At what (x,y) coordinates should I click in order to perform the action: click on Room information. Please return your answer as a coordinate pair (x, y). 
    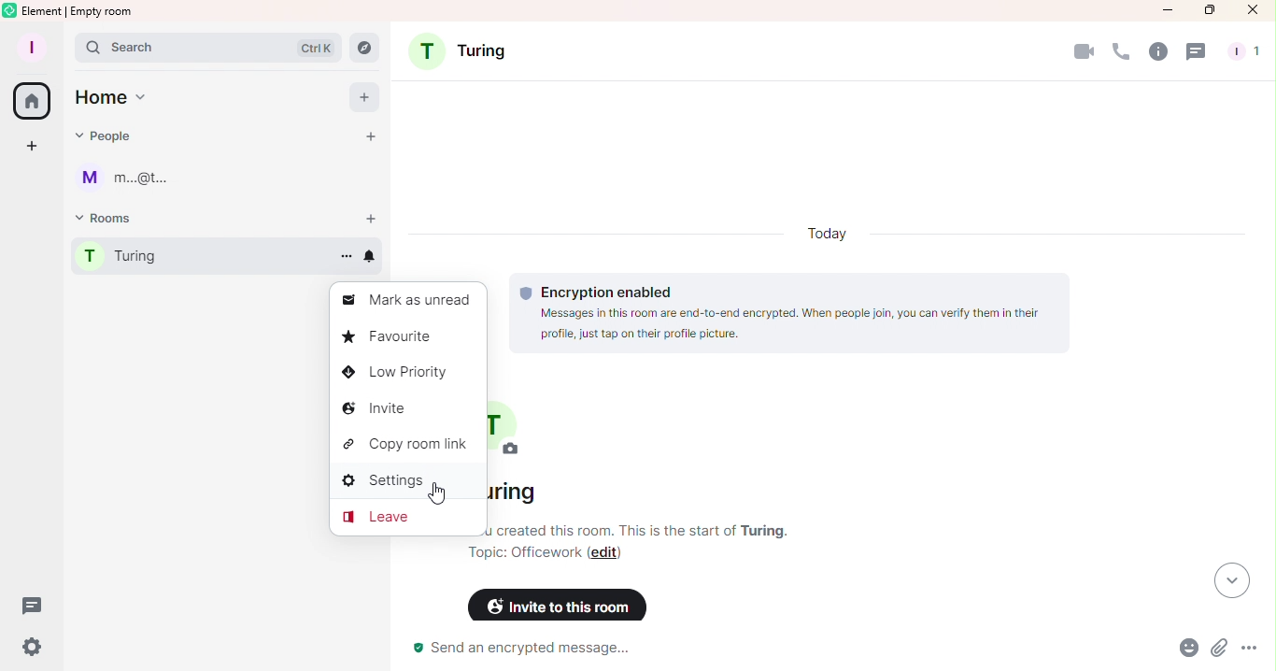
    Looking at the image, I should click on (651, 529).